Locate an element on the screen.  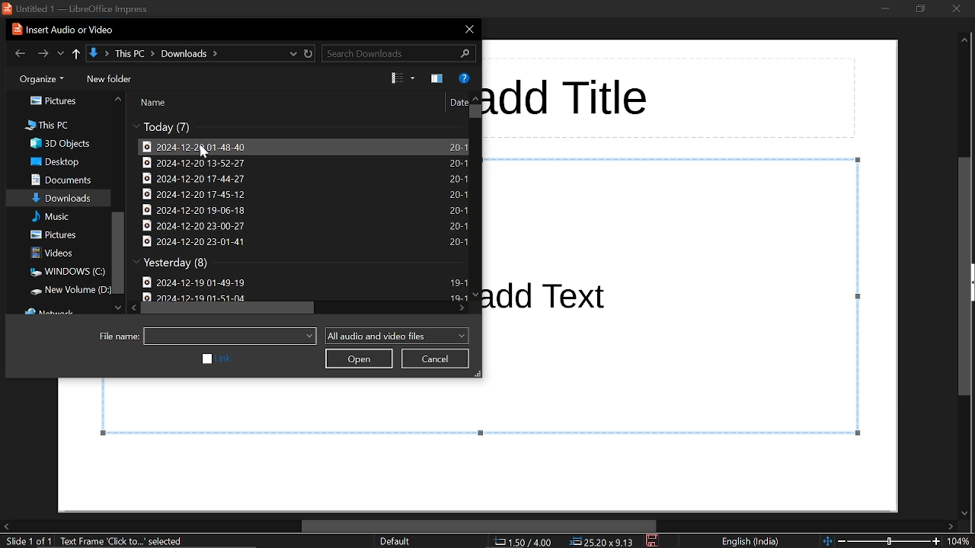
restore down is located at coordinates (919, 10).